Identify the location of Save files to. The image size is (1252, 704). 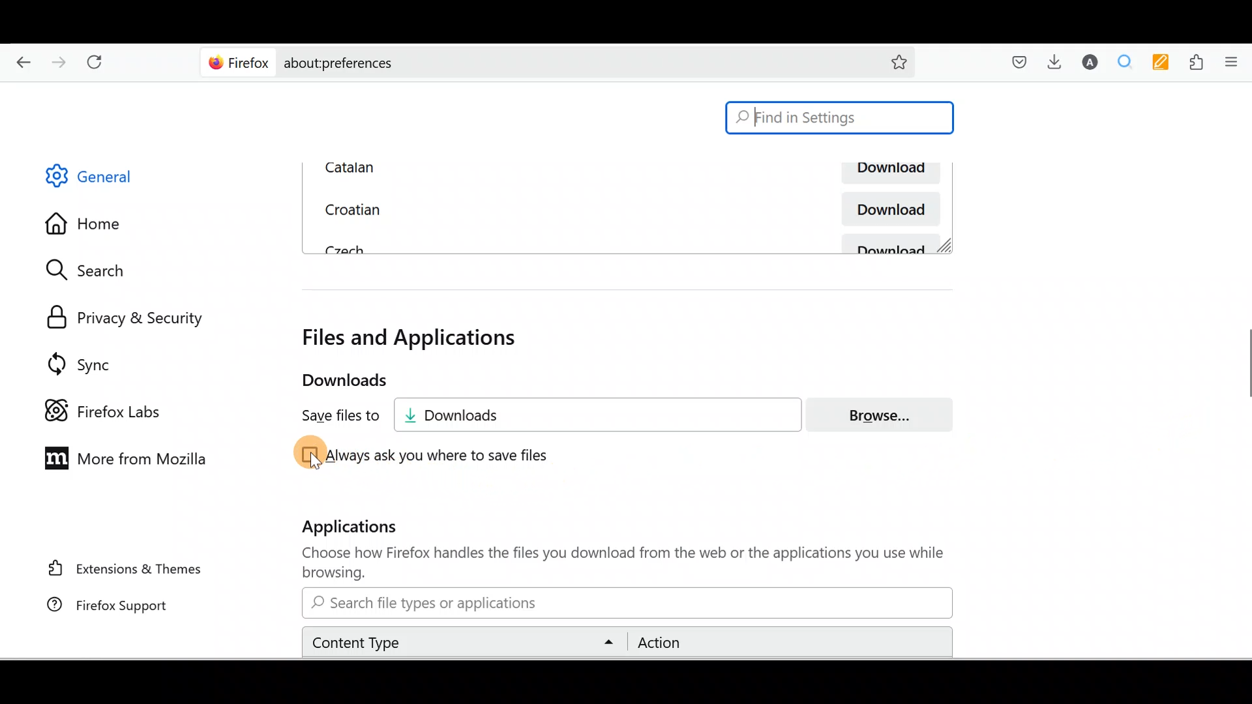
(330, 417).